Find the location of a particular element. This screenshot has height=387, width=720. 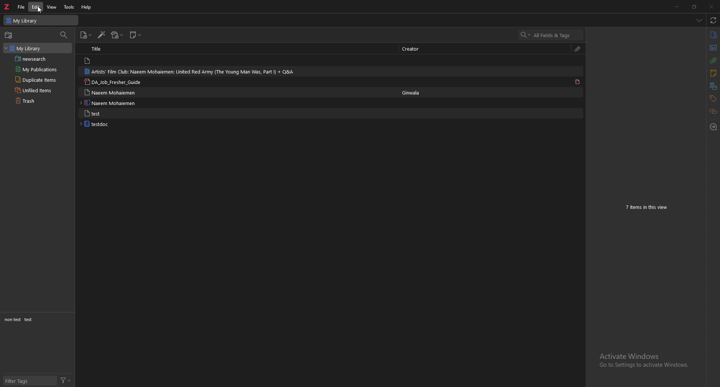

DA_job_fresher_guide is located at coordinates (116, 82).